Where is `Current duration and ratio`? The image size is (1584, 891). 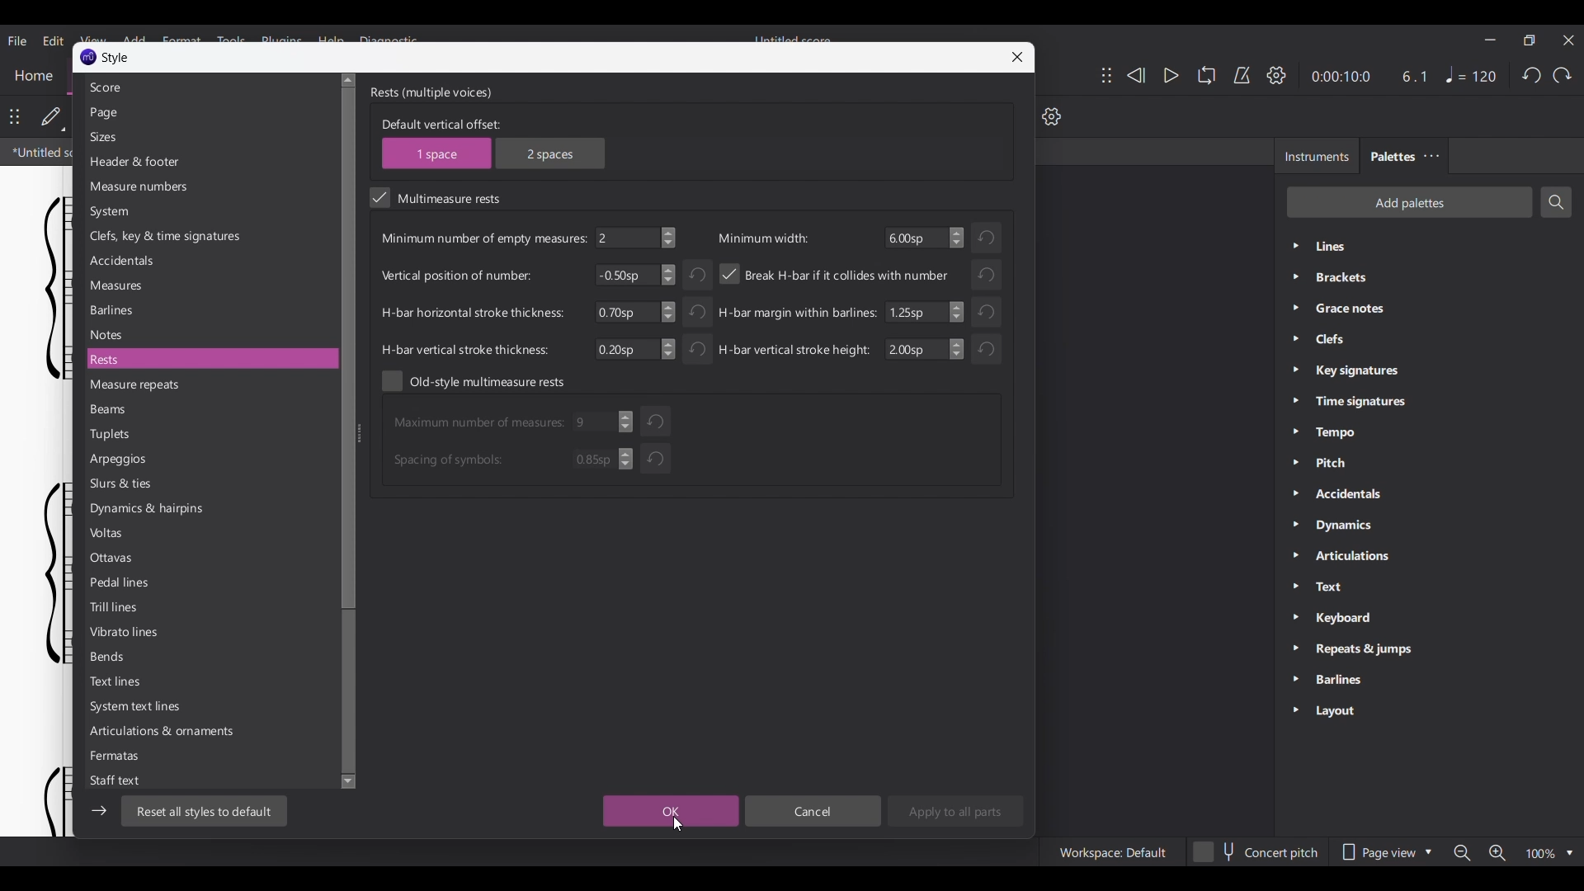
Current duration and ratio is located at coordinates (1368, 76).